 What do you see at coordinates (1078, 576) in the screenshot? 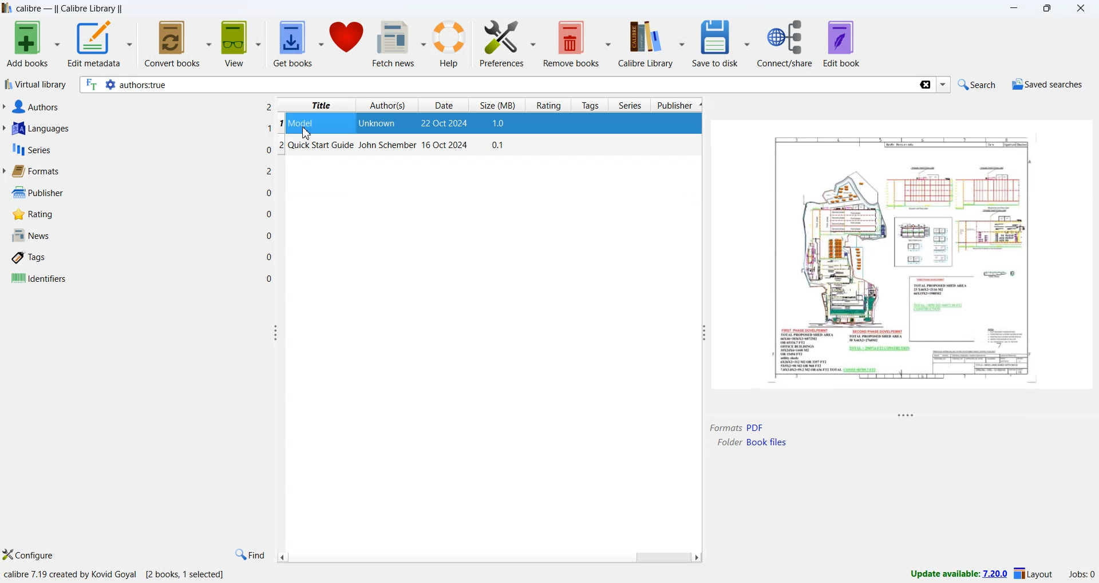
I see `jobs` at bounding box center [1078, 576].